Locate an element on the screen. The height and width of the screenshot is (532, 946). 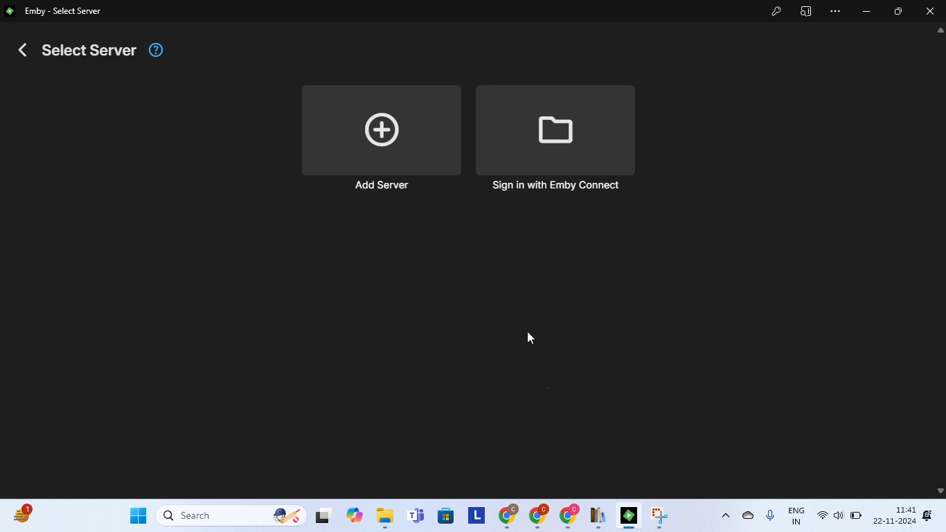
maximize is located at coordinates (898, 12).